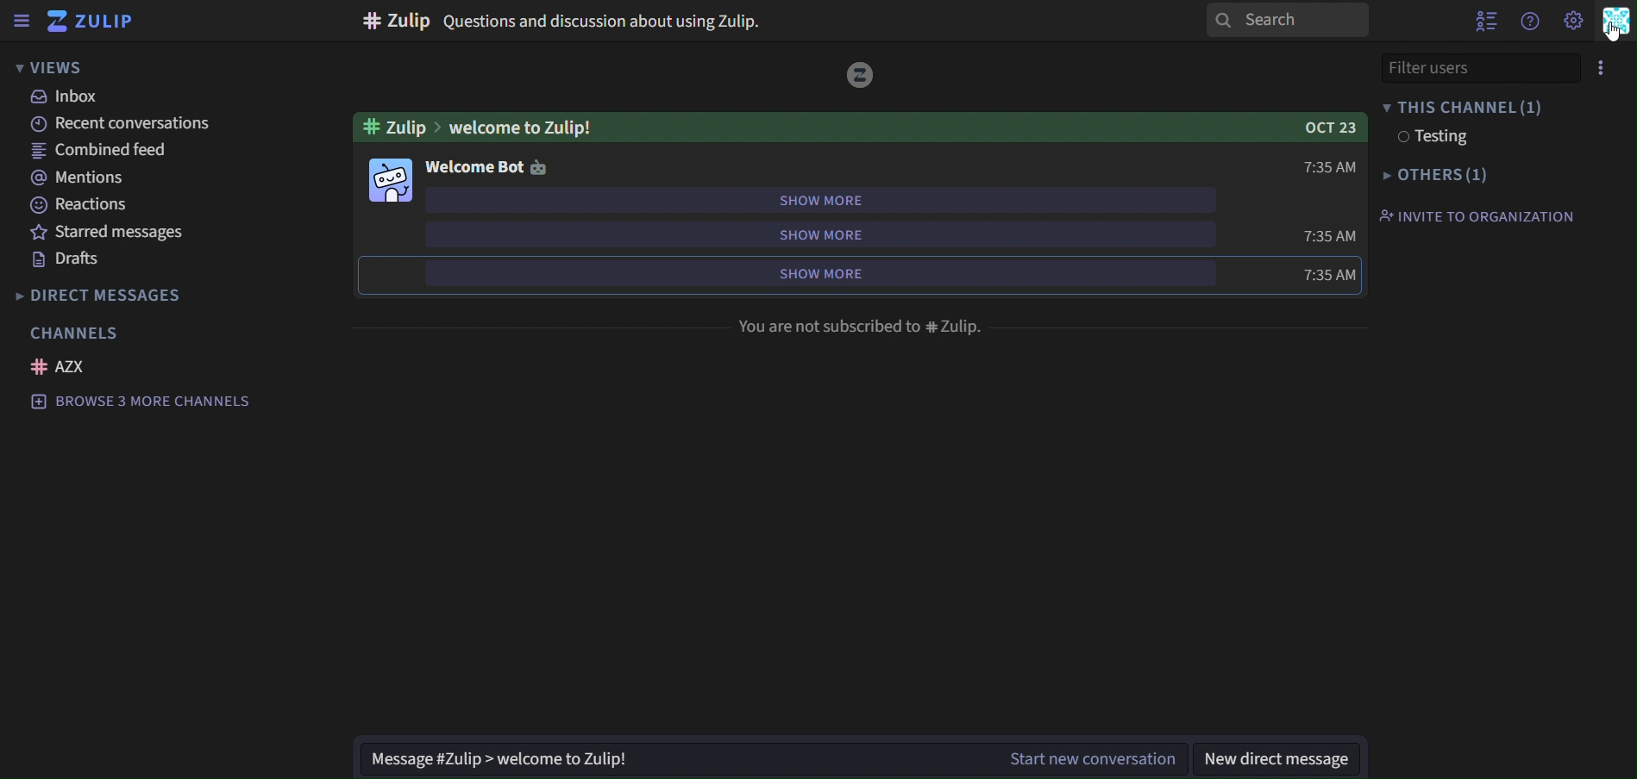 Image resolution: width=1637 pixels, height=779 pixels. I want to click on welcome to Zulip!, so click(526, 128).